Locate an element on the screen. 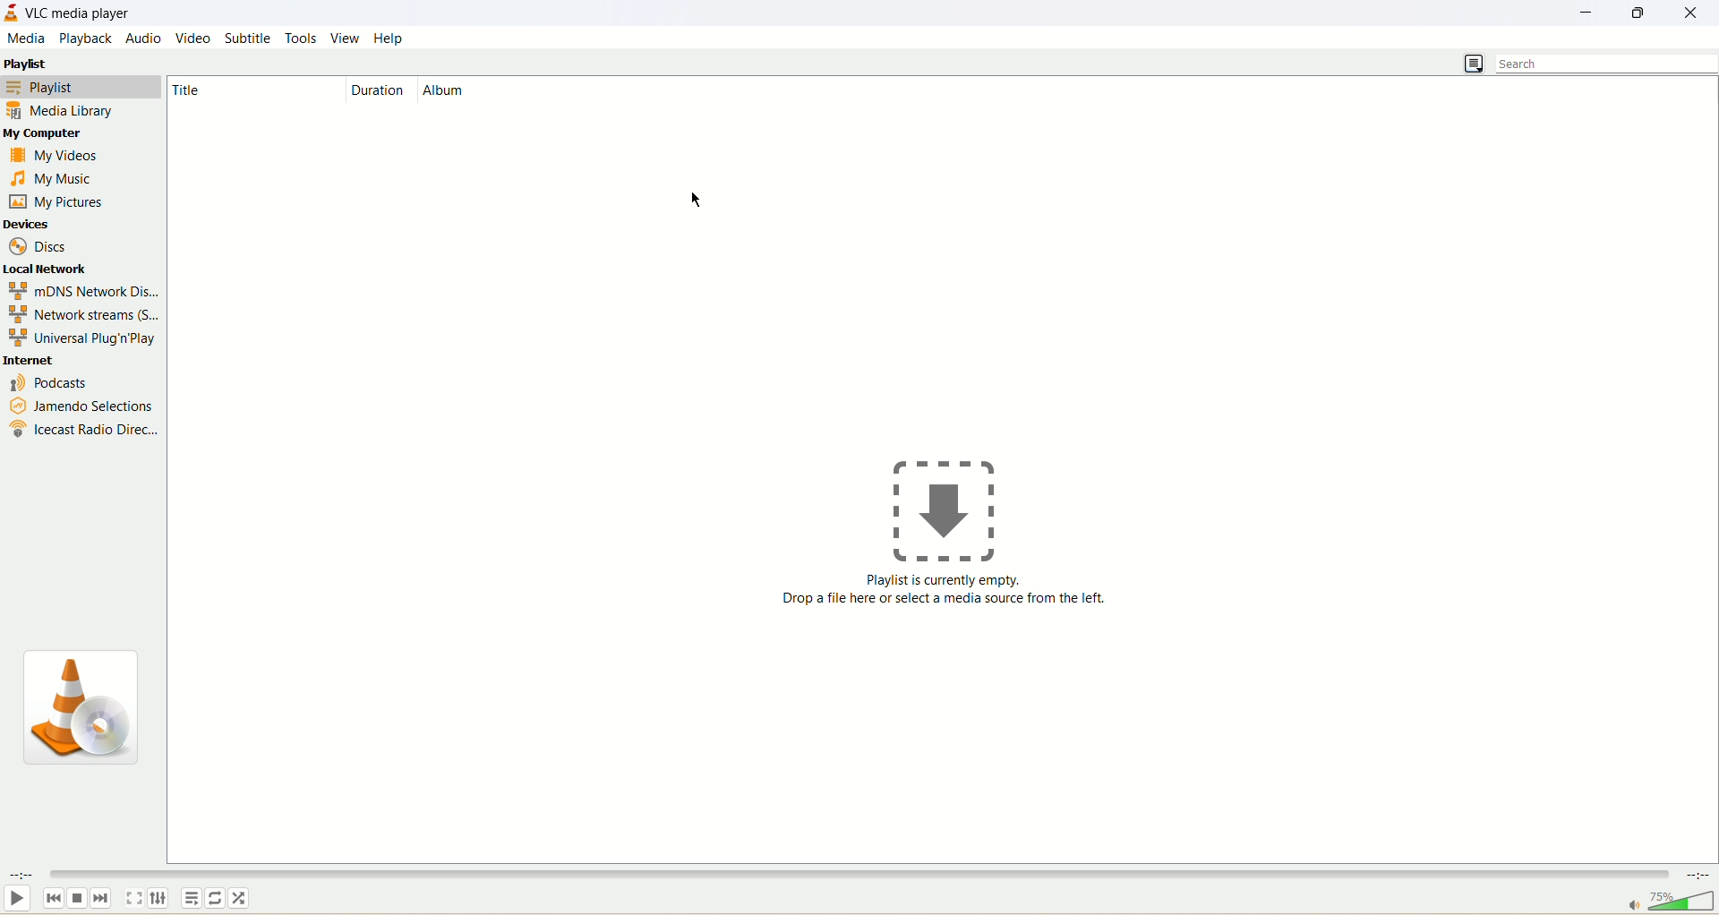  podcasts is located at coordinates (46, 383).